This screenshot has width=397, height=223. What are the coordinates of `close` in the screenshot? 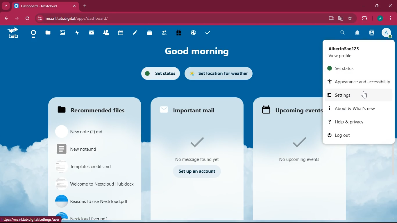 It's located at (74, 6).